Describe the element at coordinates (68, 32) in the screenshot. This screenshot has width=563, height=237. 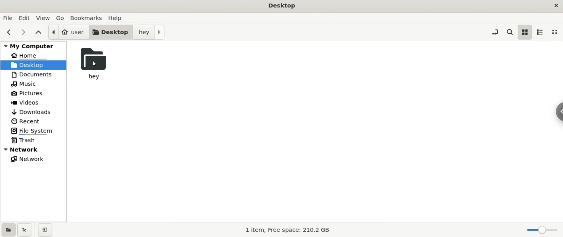
I see `user` at that location.